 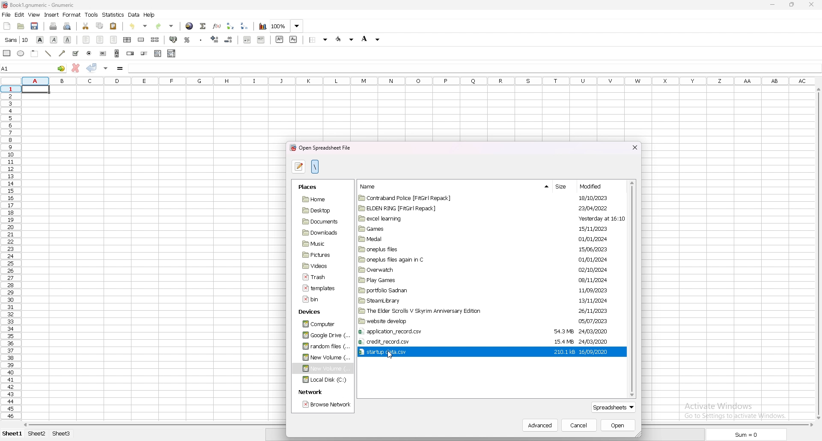 I want to click on 16/09/2020, so click(x=596, y=352).